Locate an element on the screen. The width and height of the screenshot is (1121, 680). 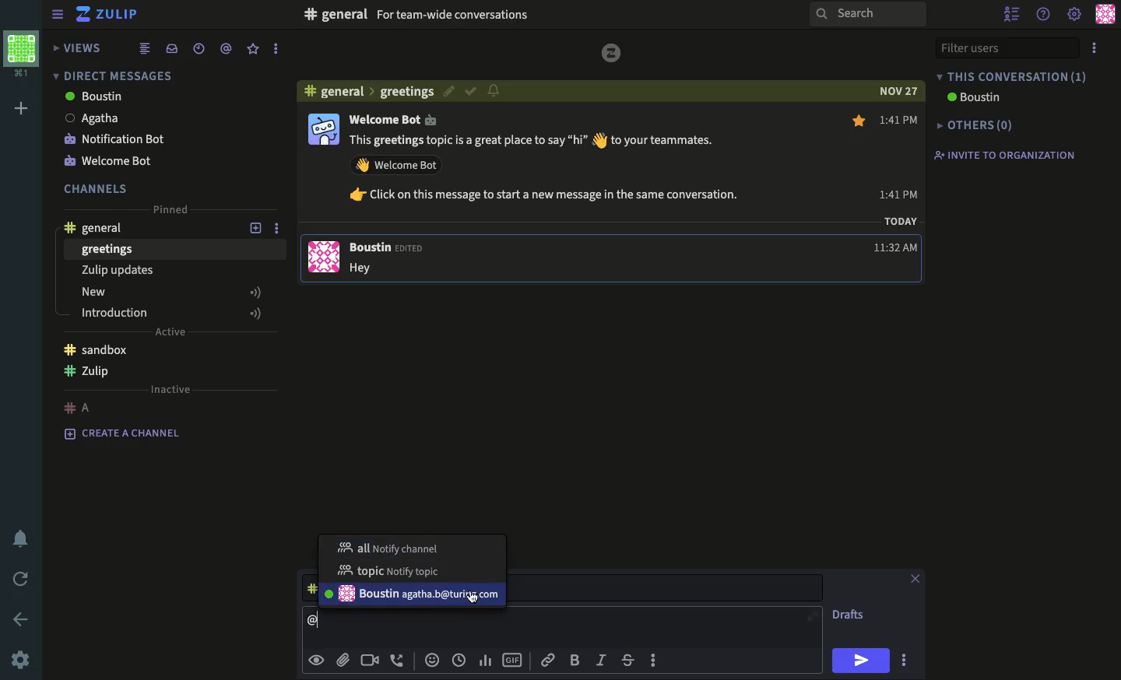
send is located at coordinates (859, 661).